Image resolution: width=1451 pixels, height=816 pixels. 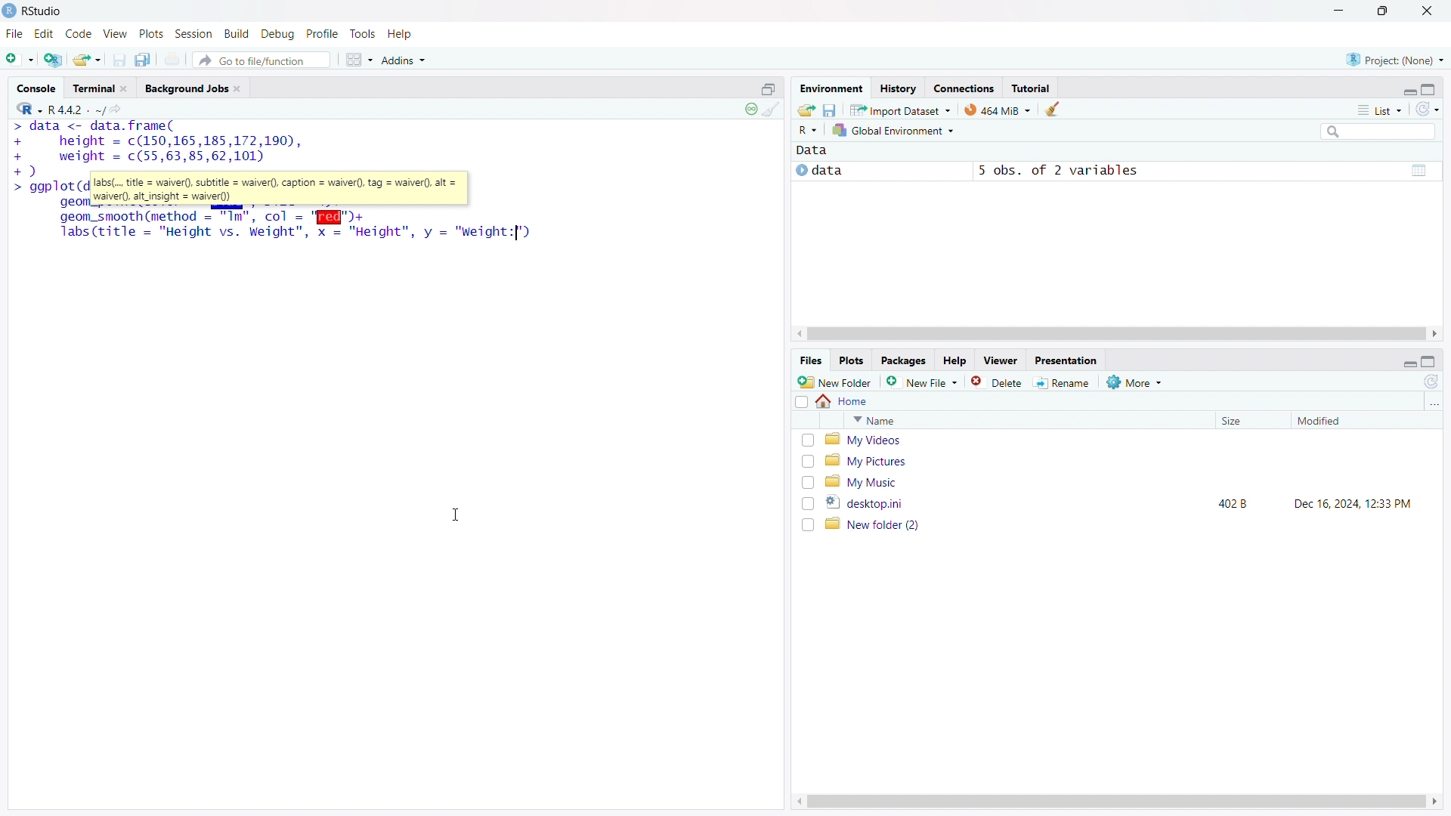 What do you see at coordinates (998, 109) in the screenshot?
I see `memory used by R session` at bounding box center [998, 109].